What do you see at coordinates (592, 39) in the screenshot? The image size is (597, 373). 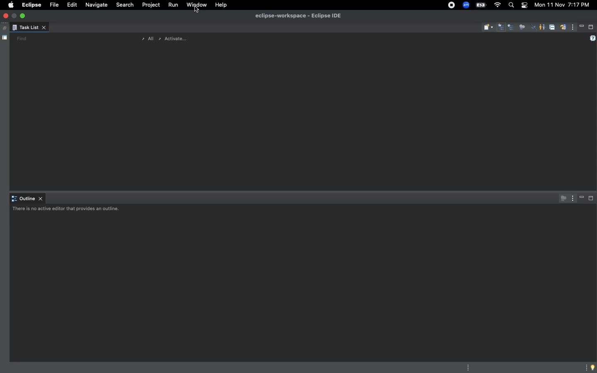 I see `Show tasks UI legend` at bounding box center [592, 39].